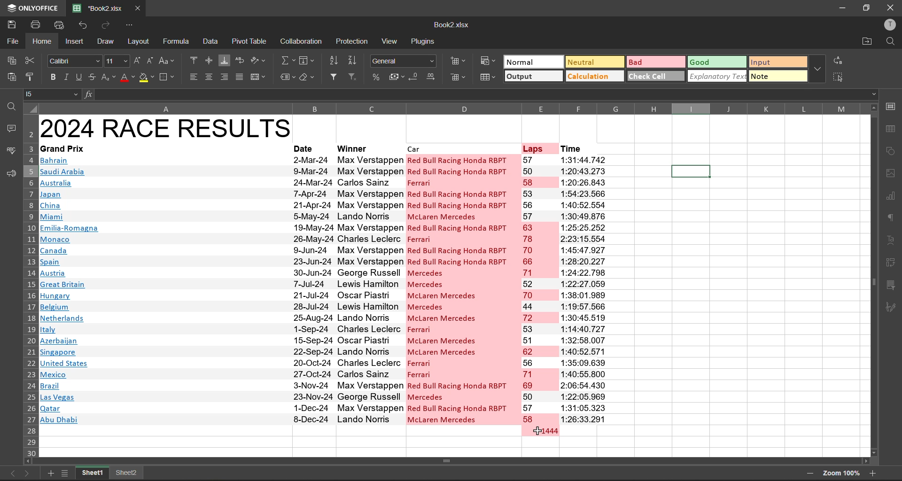 This screenshot has width=902, height=481. What do you see at coordinates (88, 94) in the screenshot?
I see `fx` at bounding box center [88, 94].